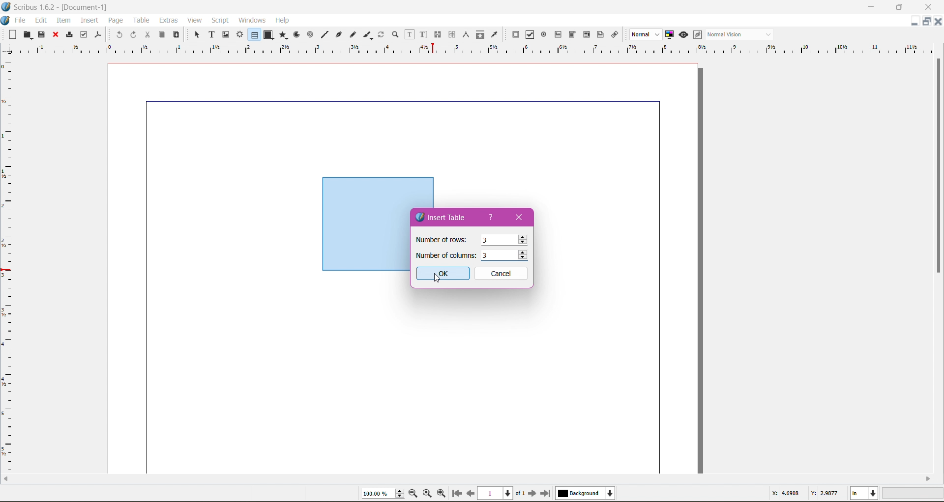 The width and height of the screenshot is (944, 502). What do you see at coordinates (470, 493) in the screenshot?
I see `Previous page` at bounding box center [470, 493].